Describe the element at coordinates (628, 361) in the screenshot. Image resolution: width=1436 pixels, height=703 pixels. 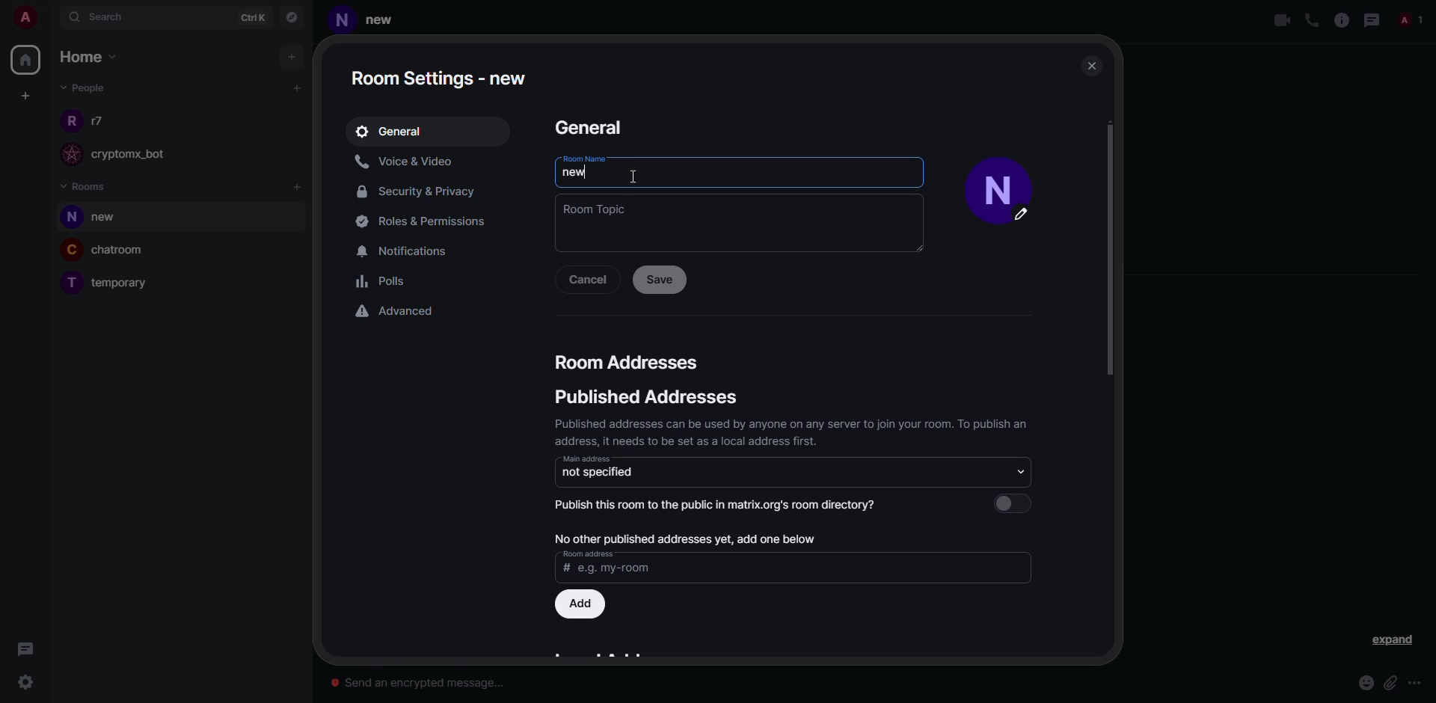
I see `room addresses` at that location.